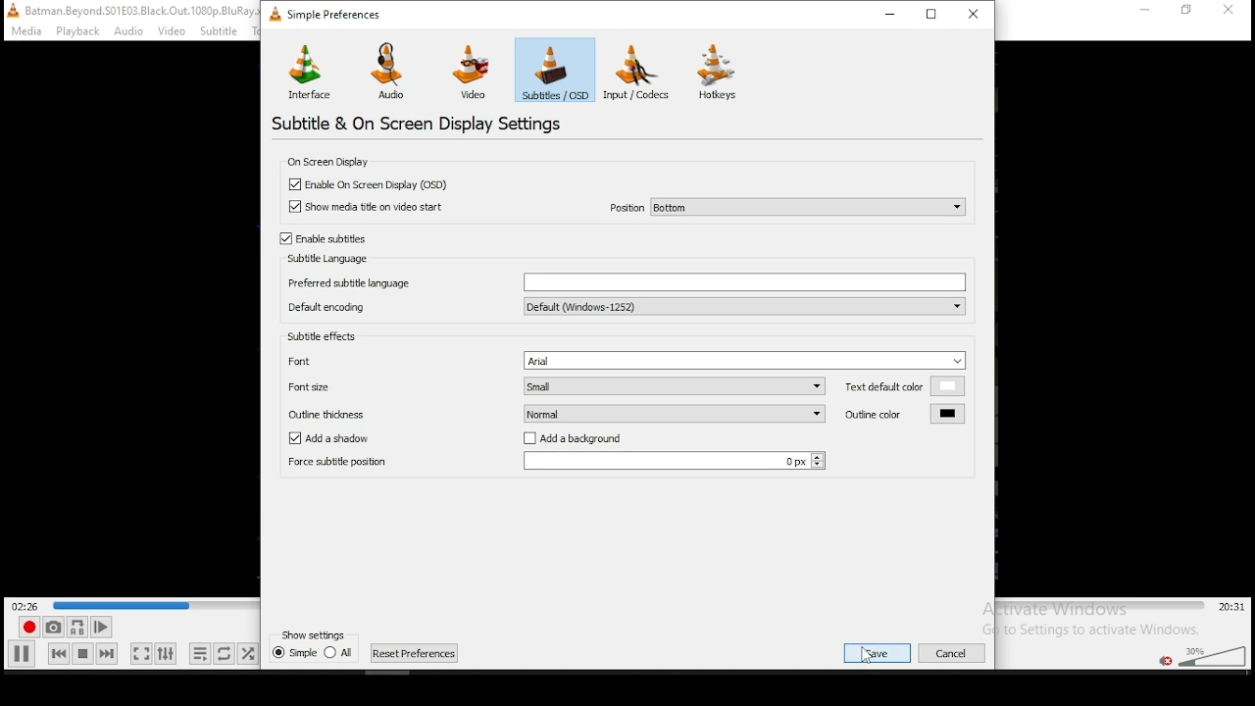 The height and width of the screenshot is (706, 1255). Describe the element at coordinates (370, 208) in the screenshot. I see `checkbox: show media title on video start` at that location.